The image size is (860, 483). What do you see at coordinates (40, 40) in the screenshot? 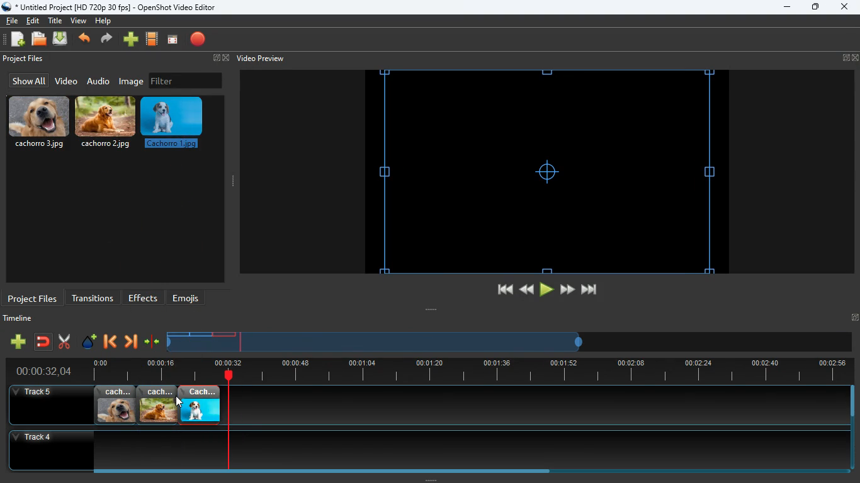
I see `files` at bounding box center [40, 40].